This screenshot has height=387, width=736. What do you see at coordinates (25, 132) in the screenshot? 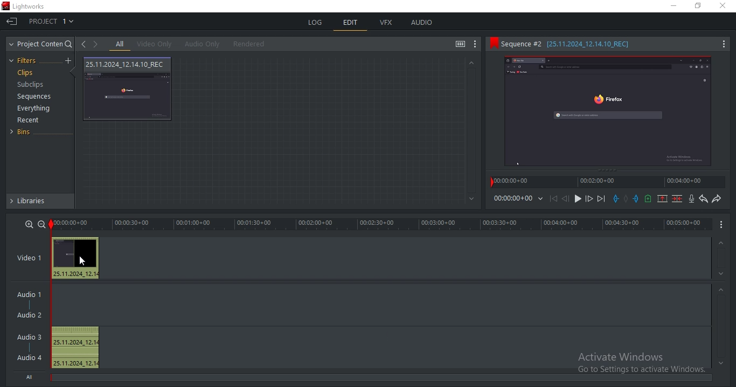
I see `bins` at bounding box center [25, 132].